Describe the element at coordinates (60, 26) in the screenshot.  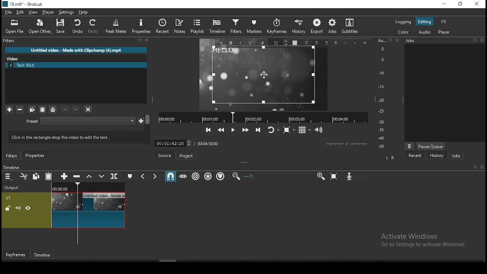
I see `save` at that location.